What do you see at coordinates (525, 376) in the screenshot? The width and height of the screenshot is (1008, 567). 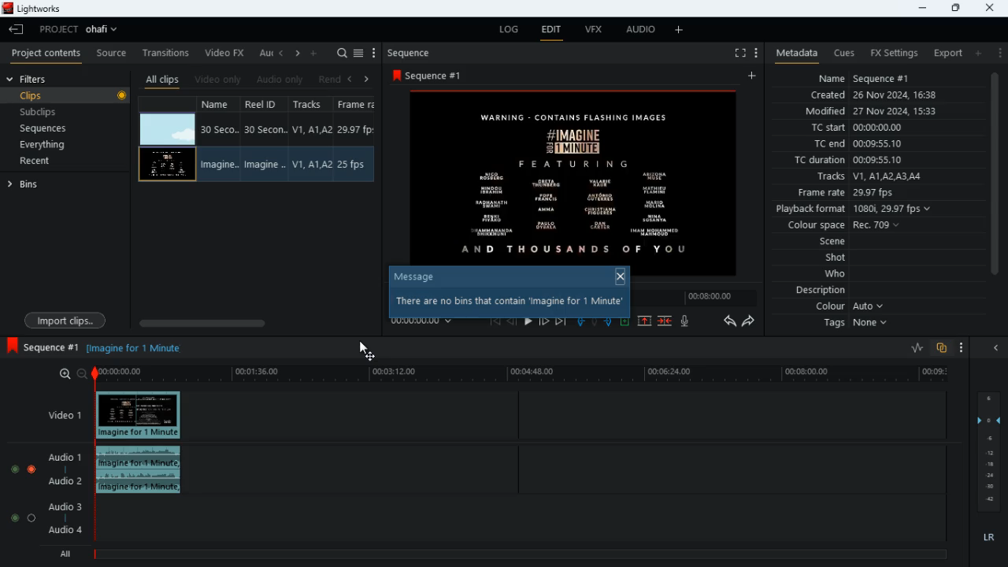 I see `timeline` at bounding box center [525, 376].